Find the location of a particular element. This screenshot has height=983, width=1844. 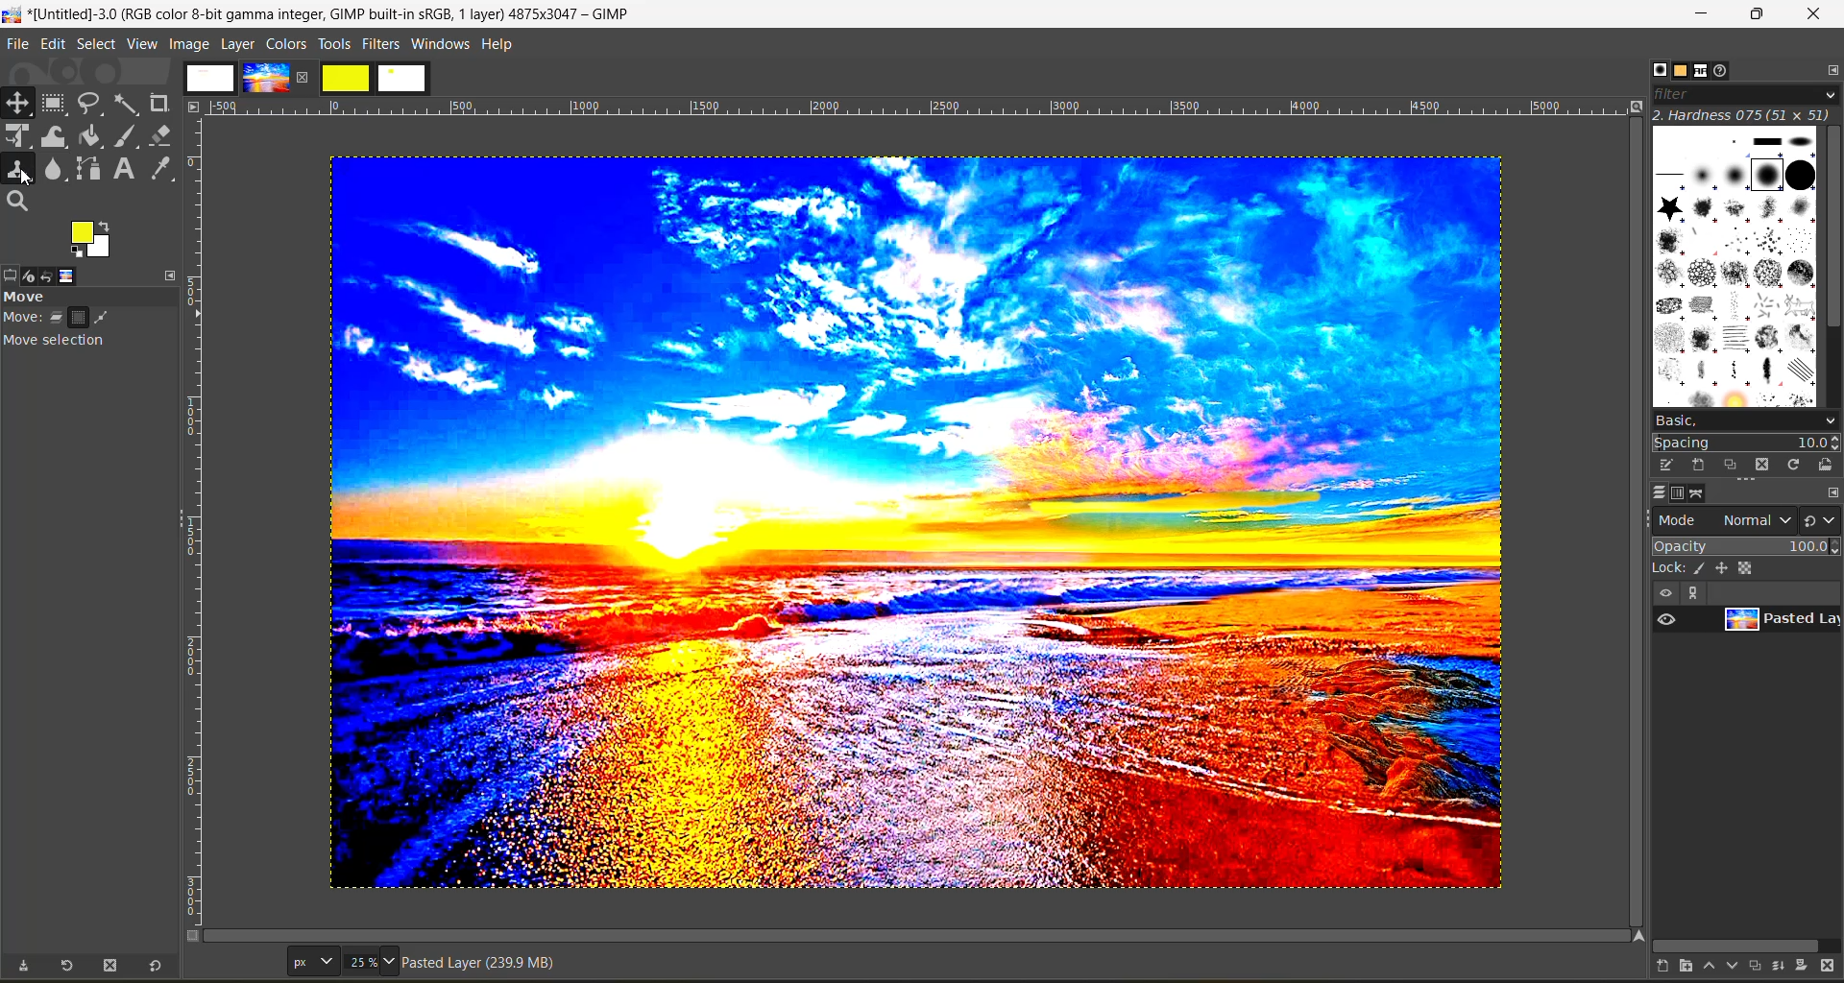

active foreground and background color is located at coordinates (93, 242).